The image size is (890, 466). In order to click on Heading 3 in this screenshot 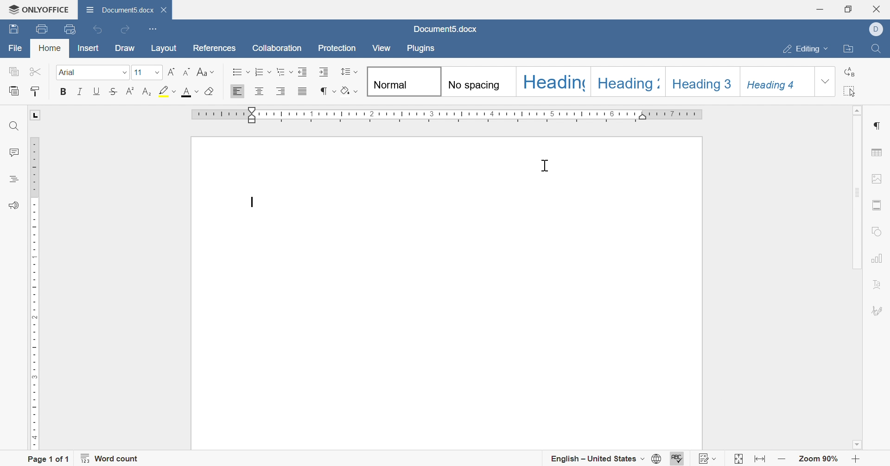, I will do `click(701, 81)`.